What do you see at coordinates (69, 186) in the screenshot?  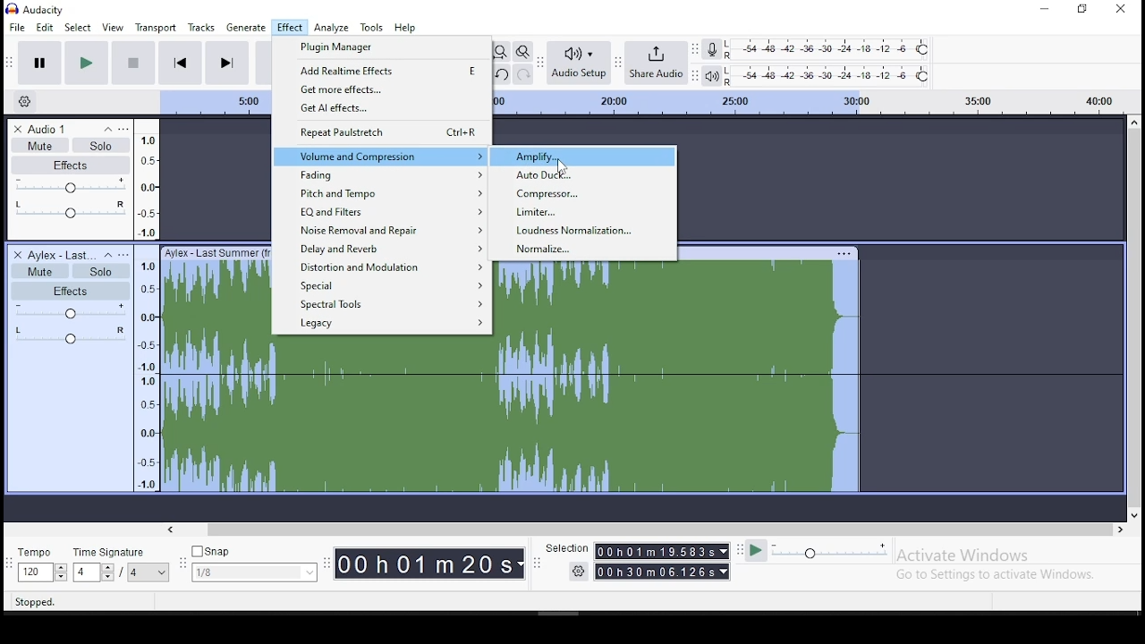 I see `volume` at bounding box center [69, 186].